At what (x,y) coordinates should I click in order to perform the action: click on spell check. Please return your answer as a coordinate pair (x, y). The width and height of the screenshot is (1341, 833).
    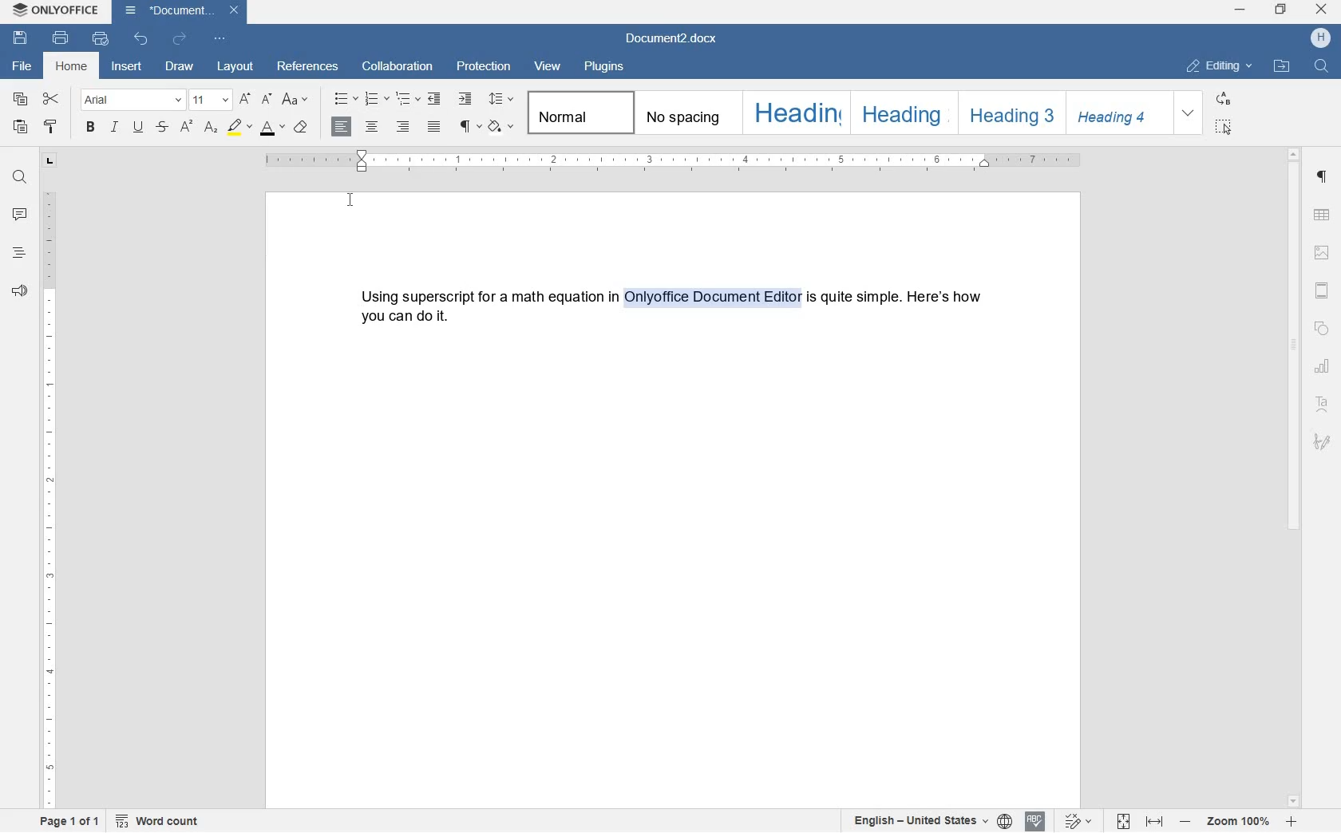
    Looking at the image, I should click on (1034, 822).